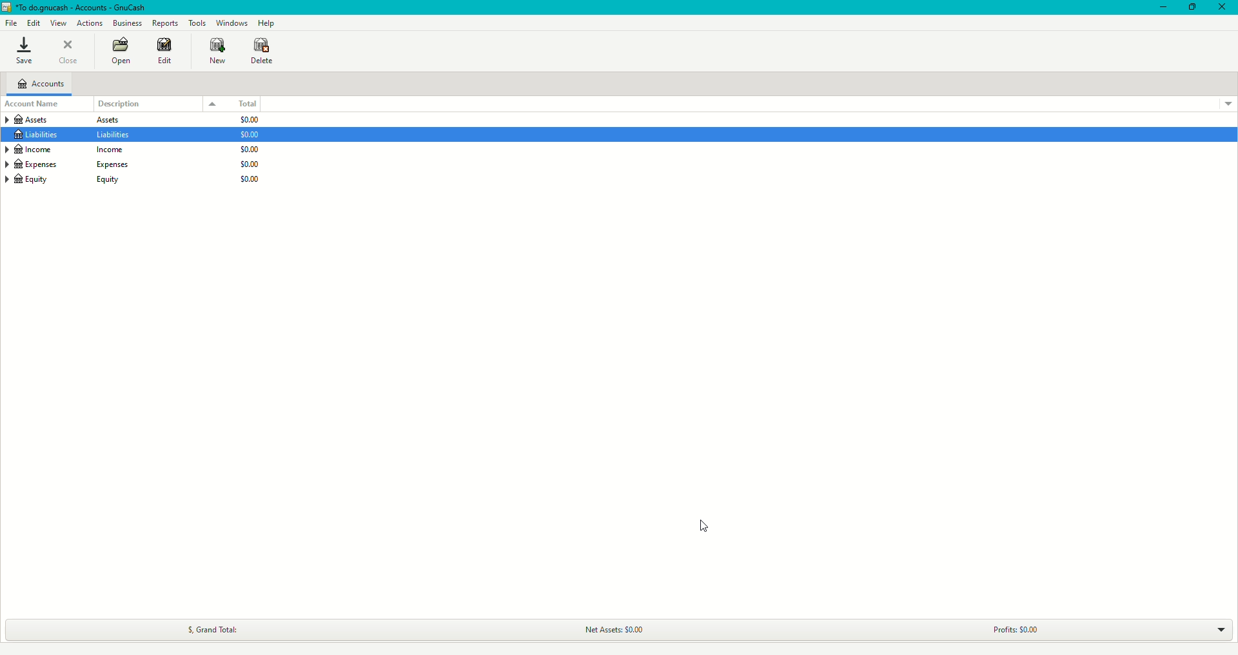 The image size is (1238, 655). I want to click on Assets, so click(73, 121).